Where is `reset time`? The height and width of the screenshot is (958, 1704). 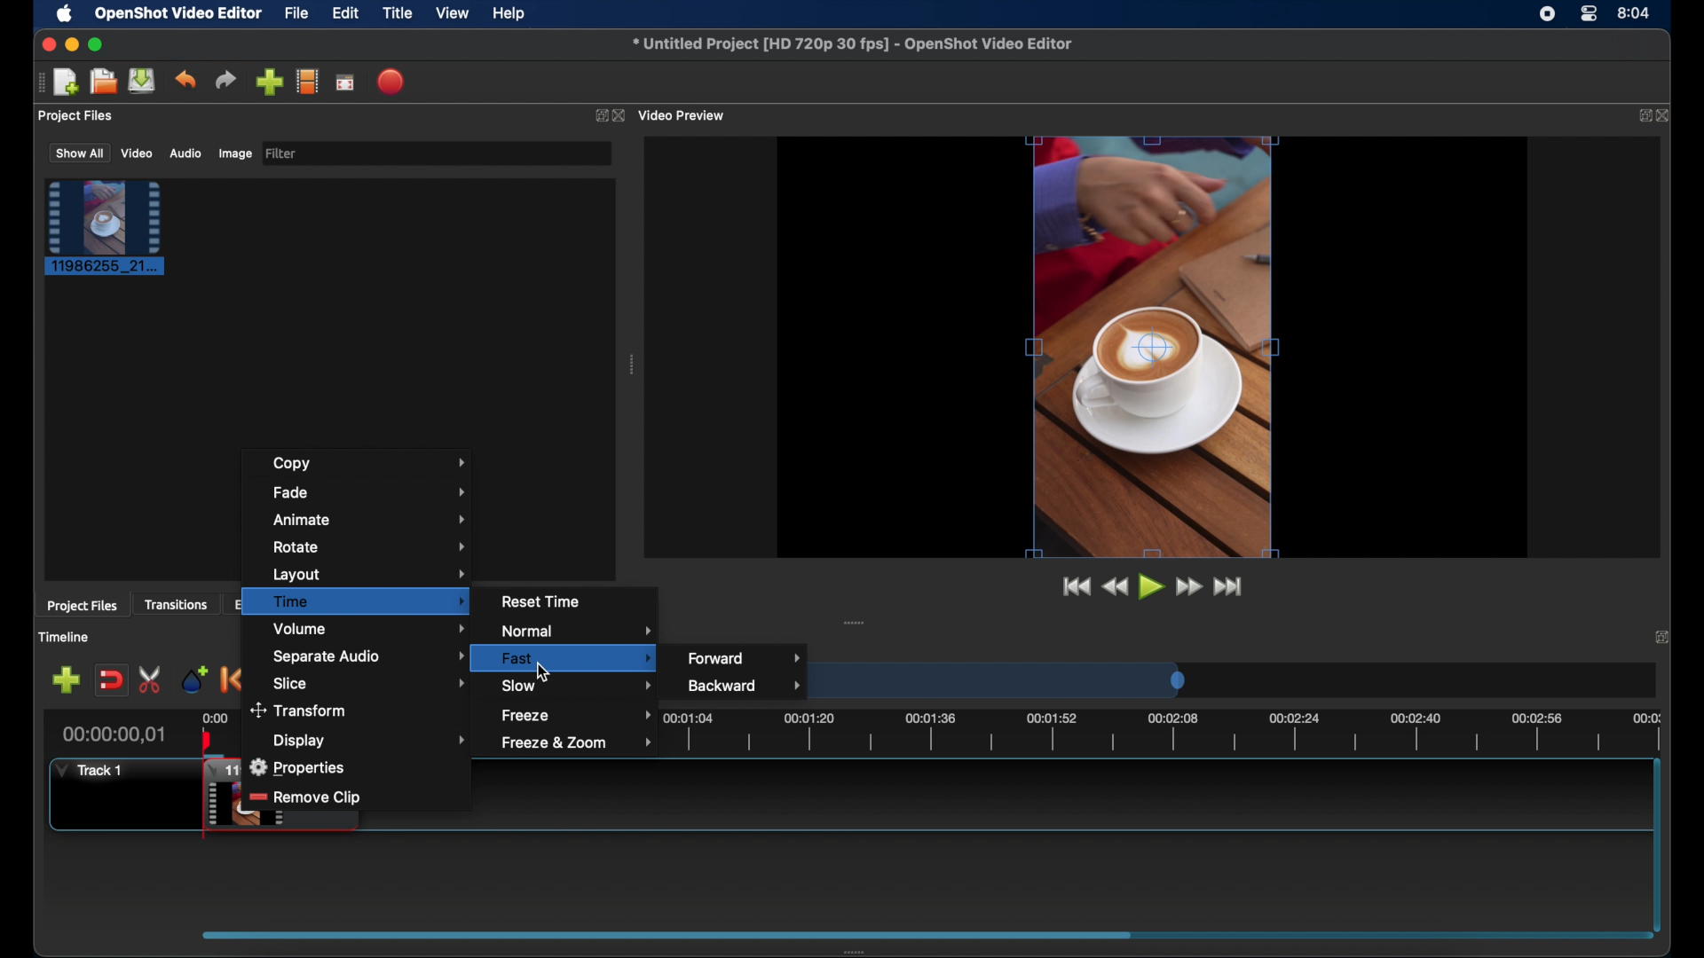 reset time is located at coordinates (543, 601).